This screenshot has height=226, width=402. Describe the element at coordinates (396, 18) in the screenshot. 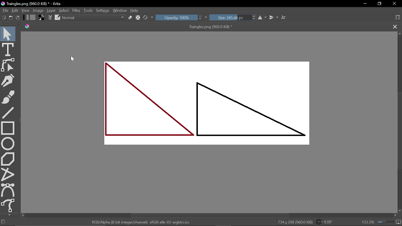

I see `Choose workspace` at that location.